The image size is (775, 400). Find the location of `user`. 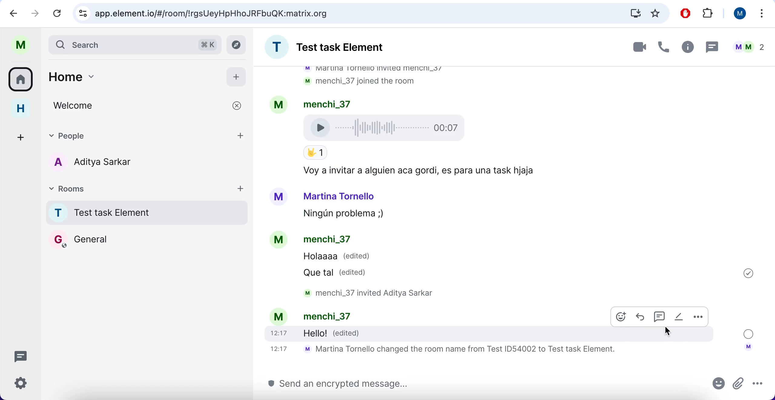

user is located at coordinates (739, 14).